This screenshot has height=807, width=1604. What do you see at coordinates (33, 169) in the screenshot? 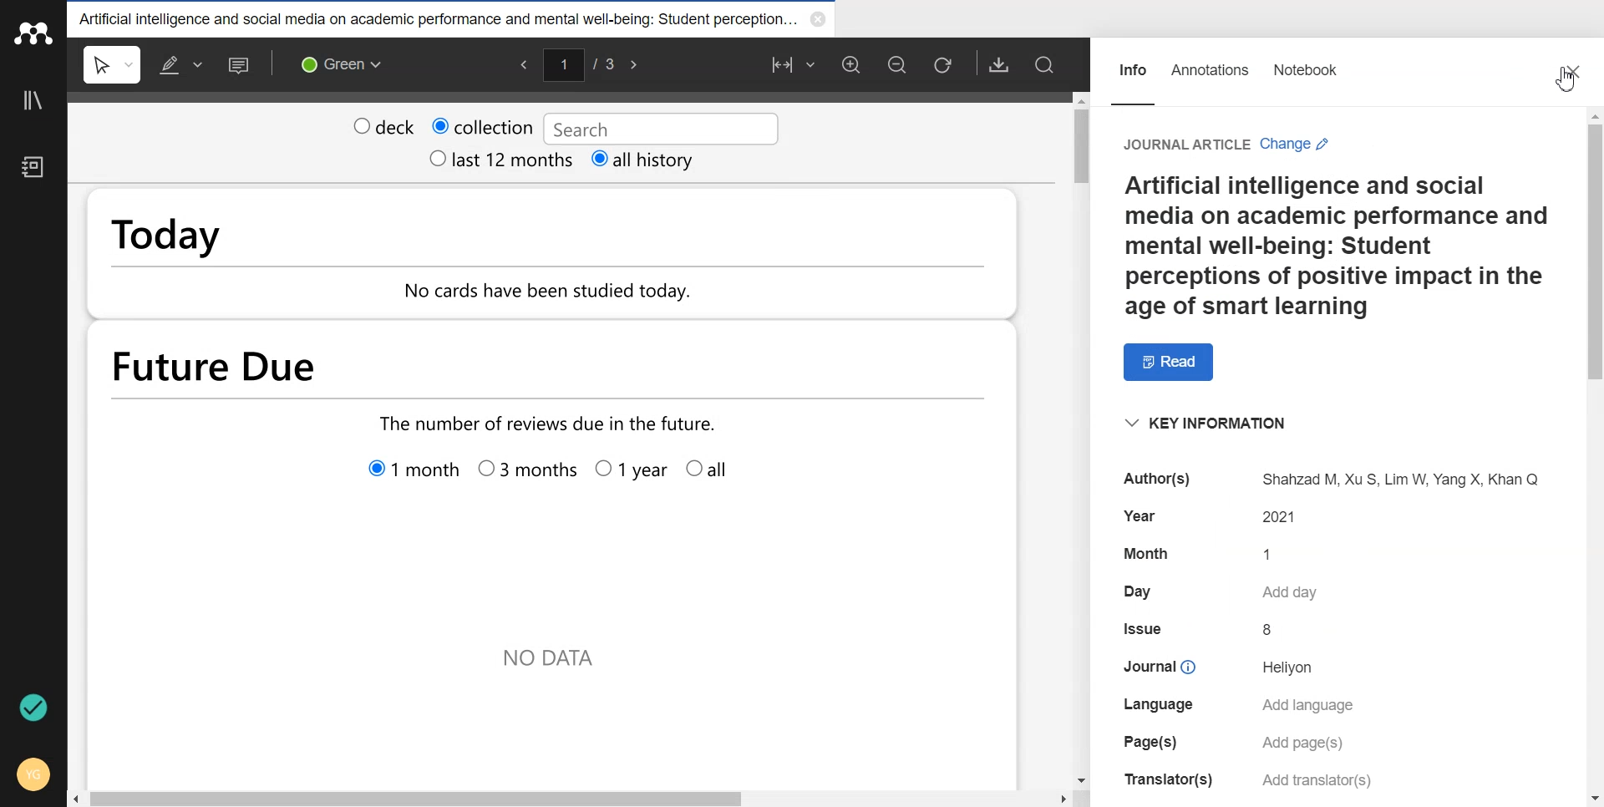
I see `Notebook` at bounding box center [33, 169].